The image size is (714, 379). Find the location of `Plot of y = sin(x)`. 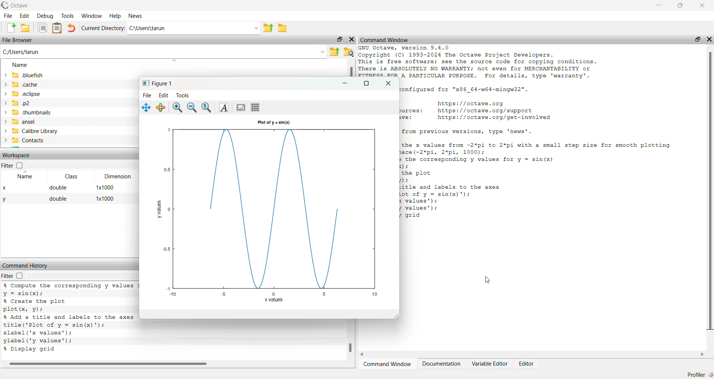

Plot of y = sin(x) is located at coordinates (273, 122).